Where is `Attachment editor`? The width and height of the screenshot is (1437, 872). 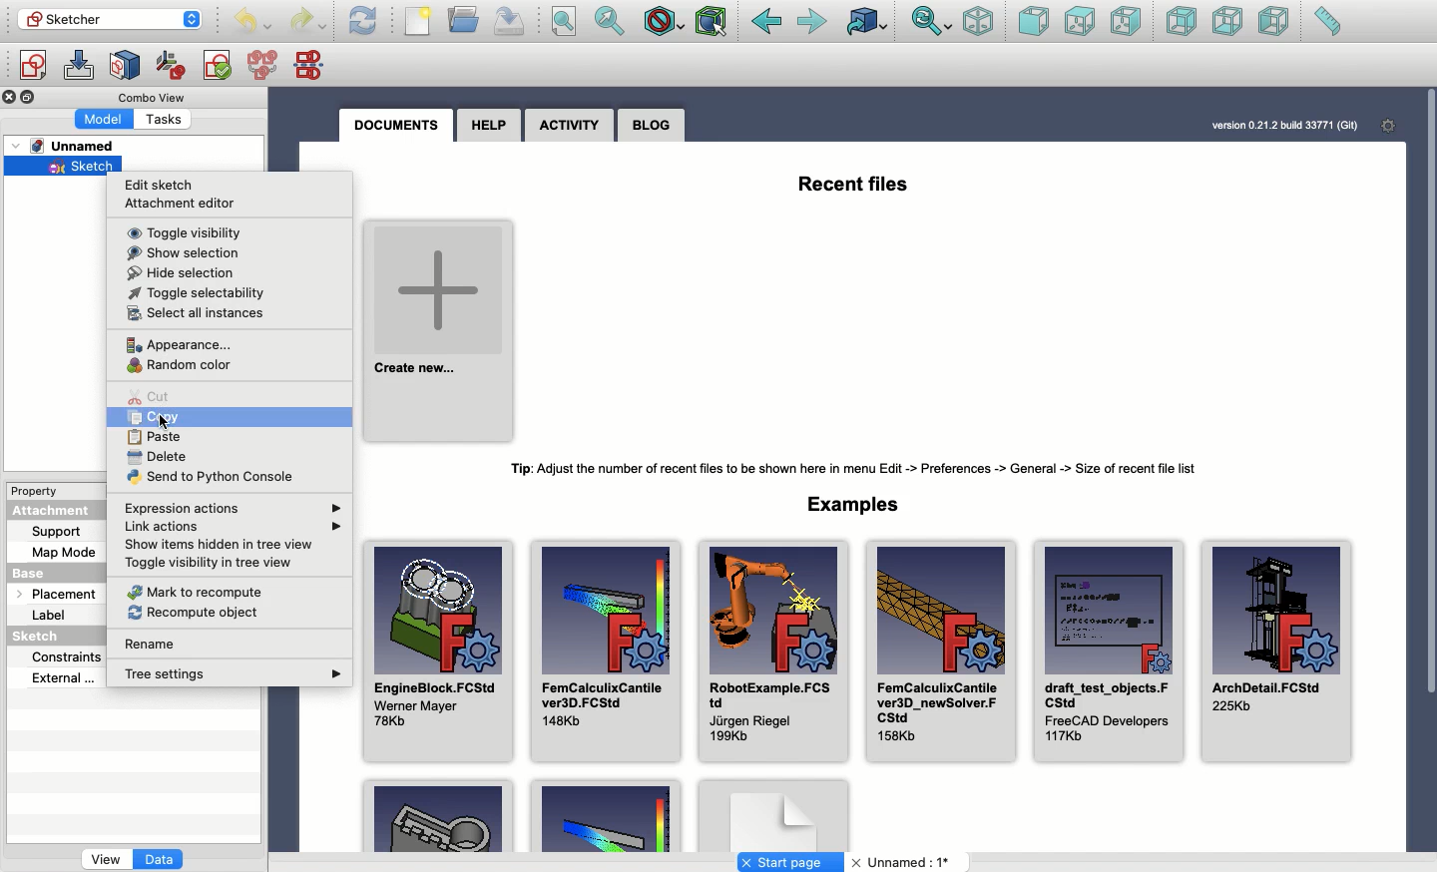 Attachment editor is located at coordinates (187, 202).